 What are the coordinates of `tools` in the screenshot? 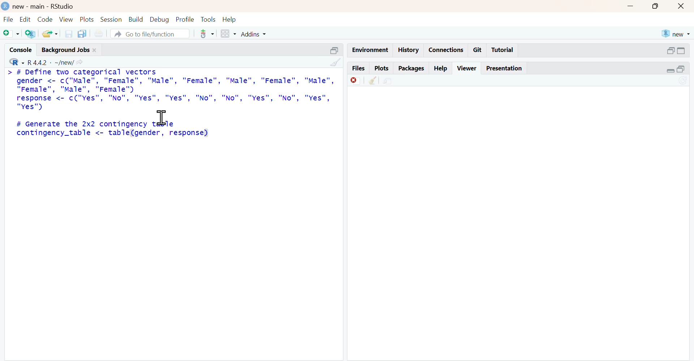 It's located at (208, 34).